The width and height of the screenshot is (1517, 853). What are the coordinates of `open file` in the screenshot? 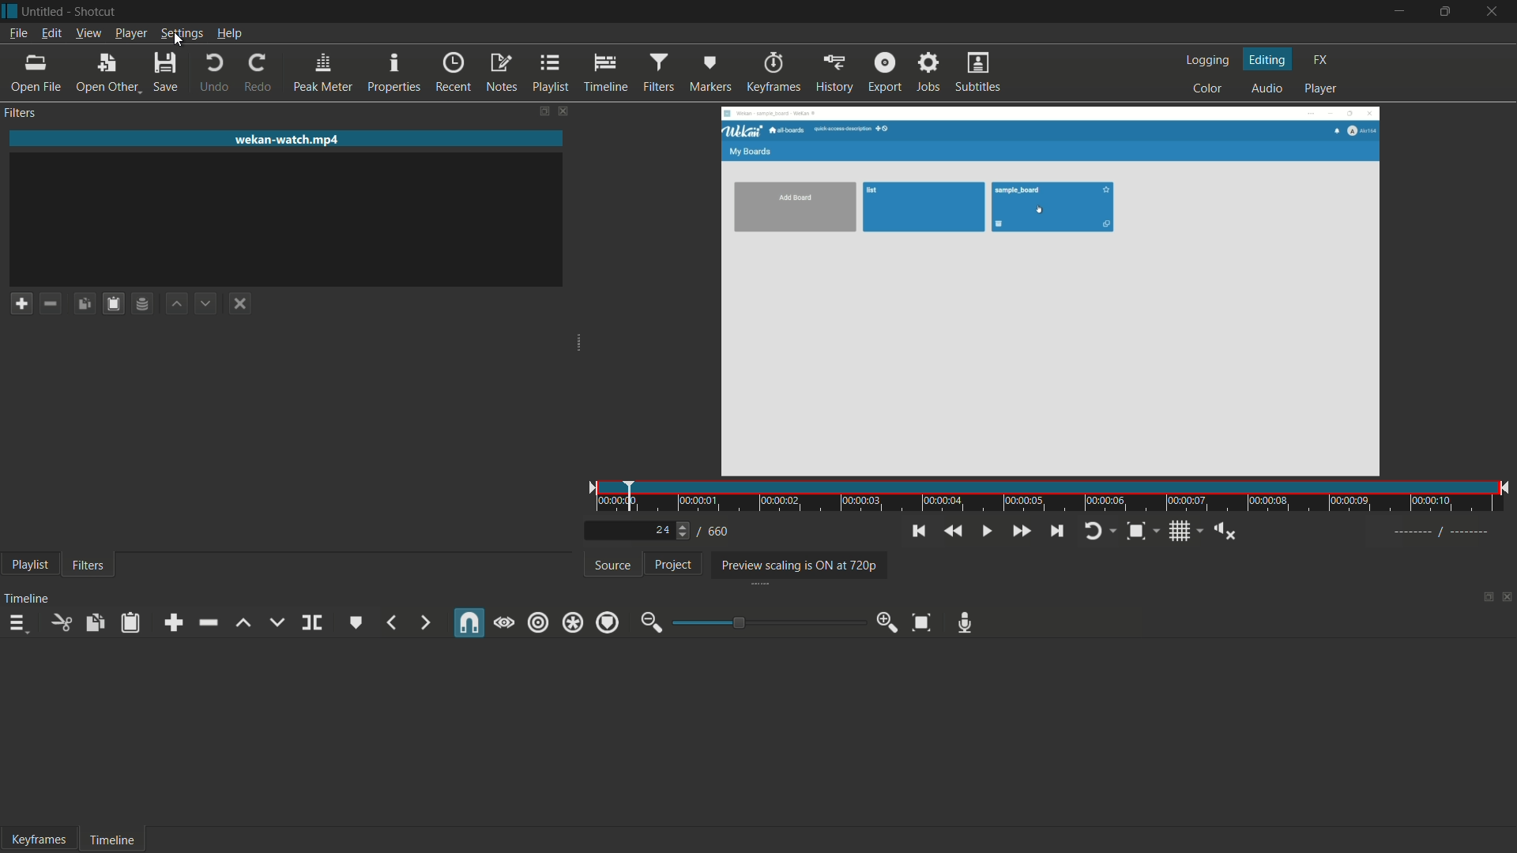 It's located at (33, 72).